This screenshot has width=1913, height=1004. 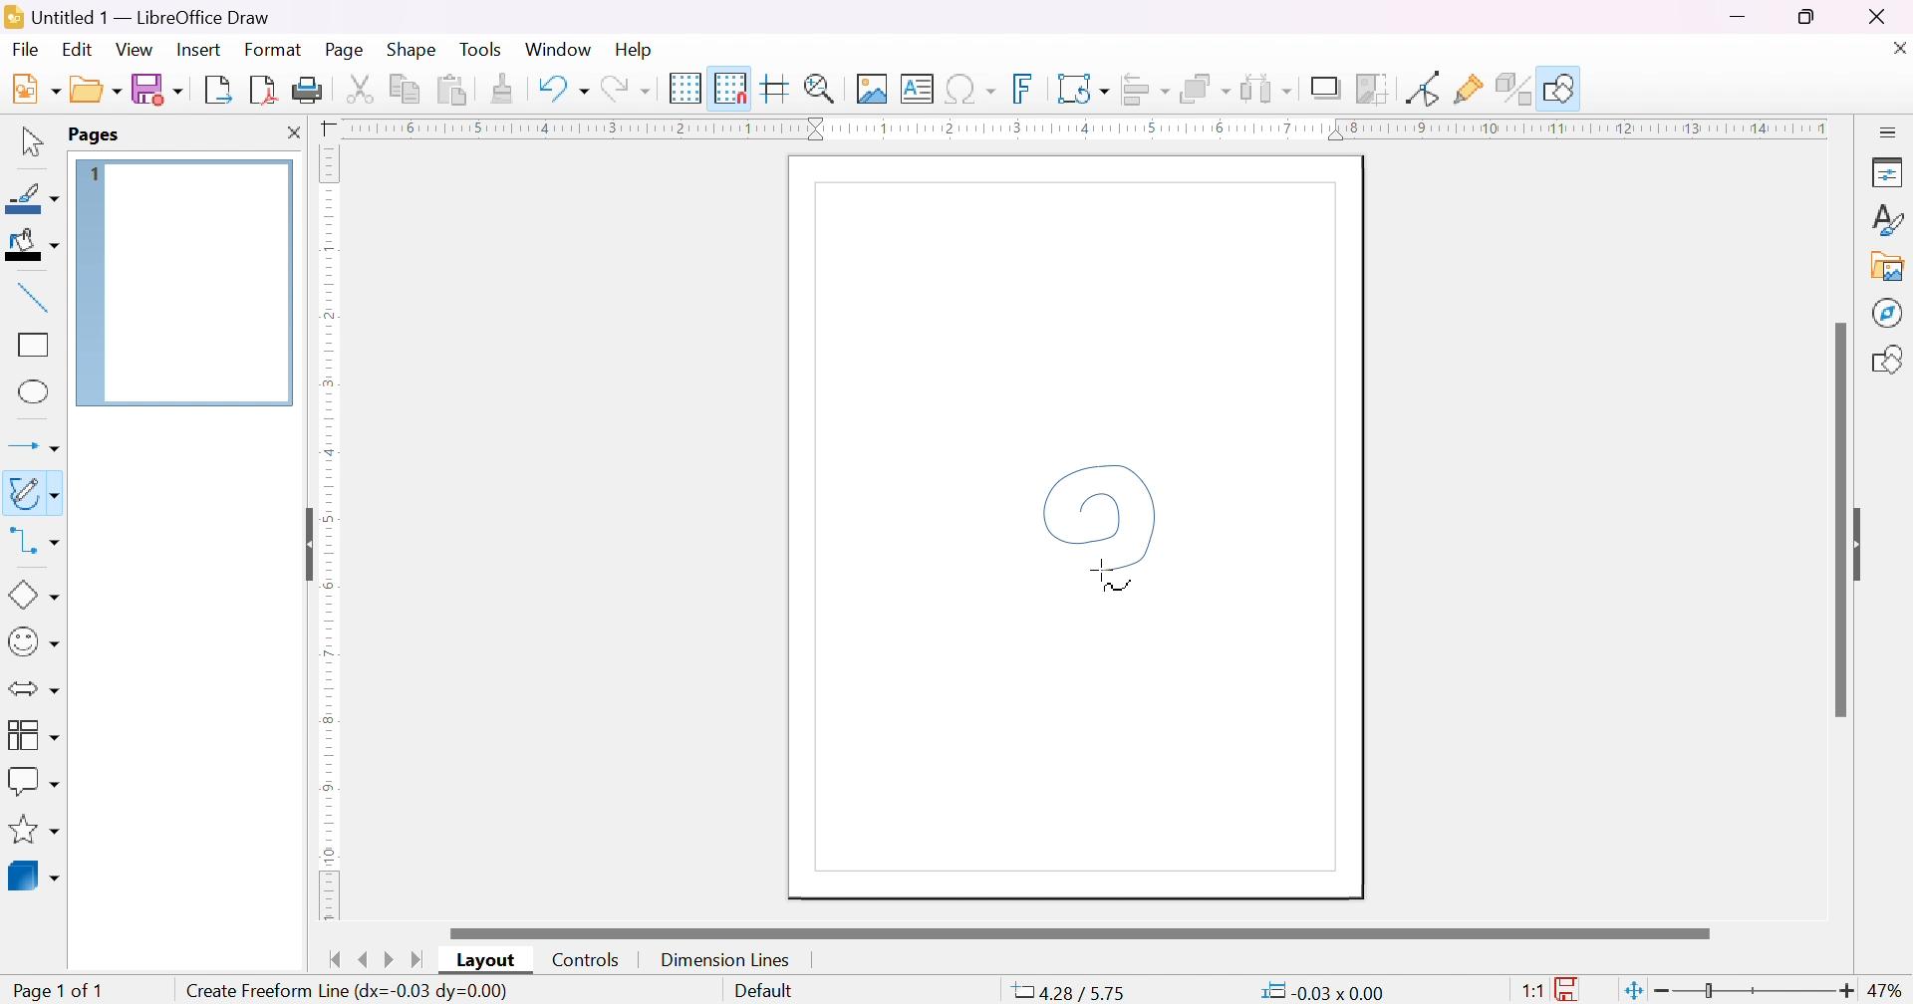 I want to click on insert line, so click(x=34, y=298).